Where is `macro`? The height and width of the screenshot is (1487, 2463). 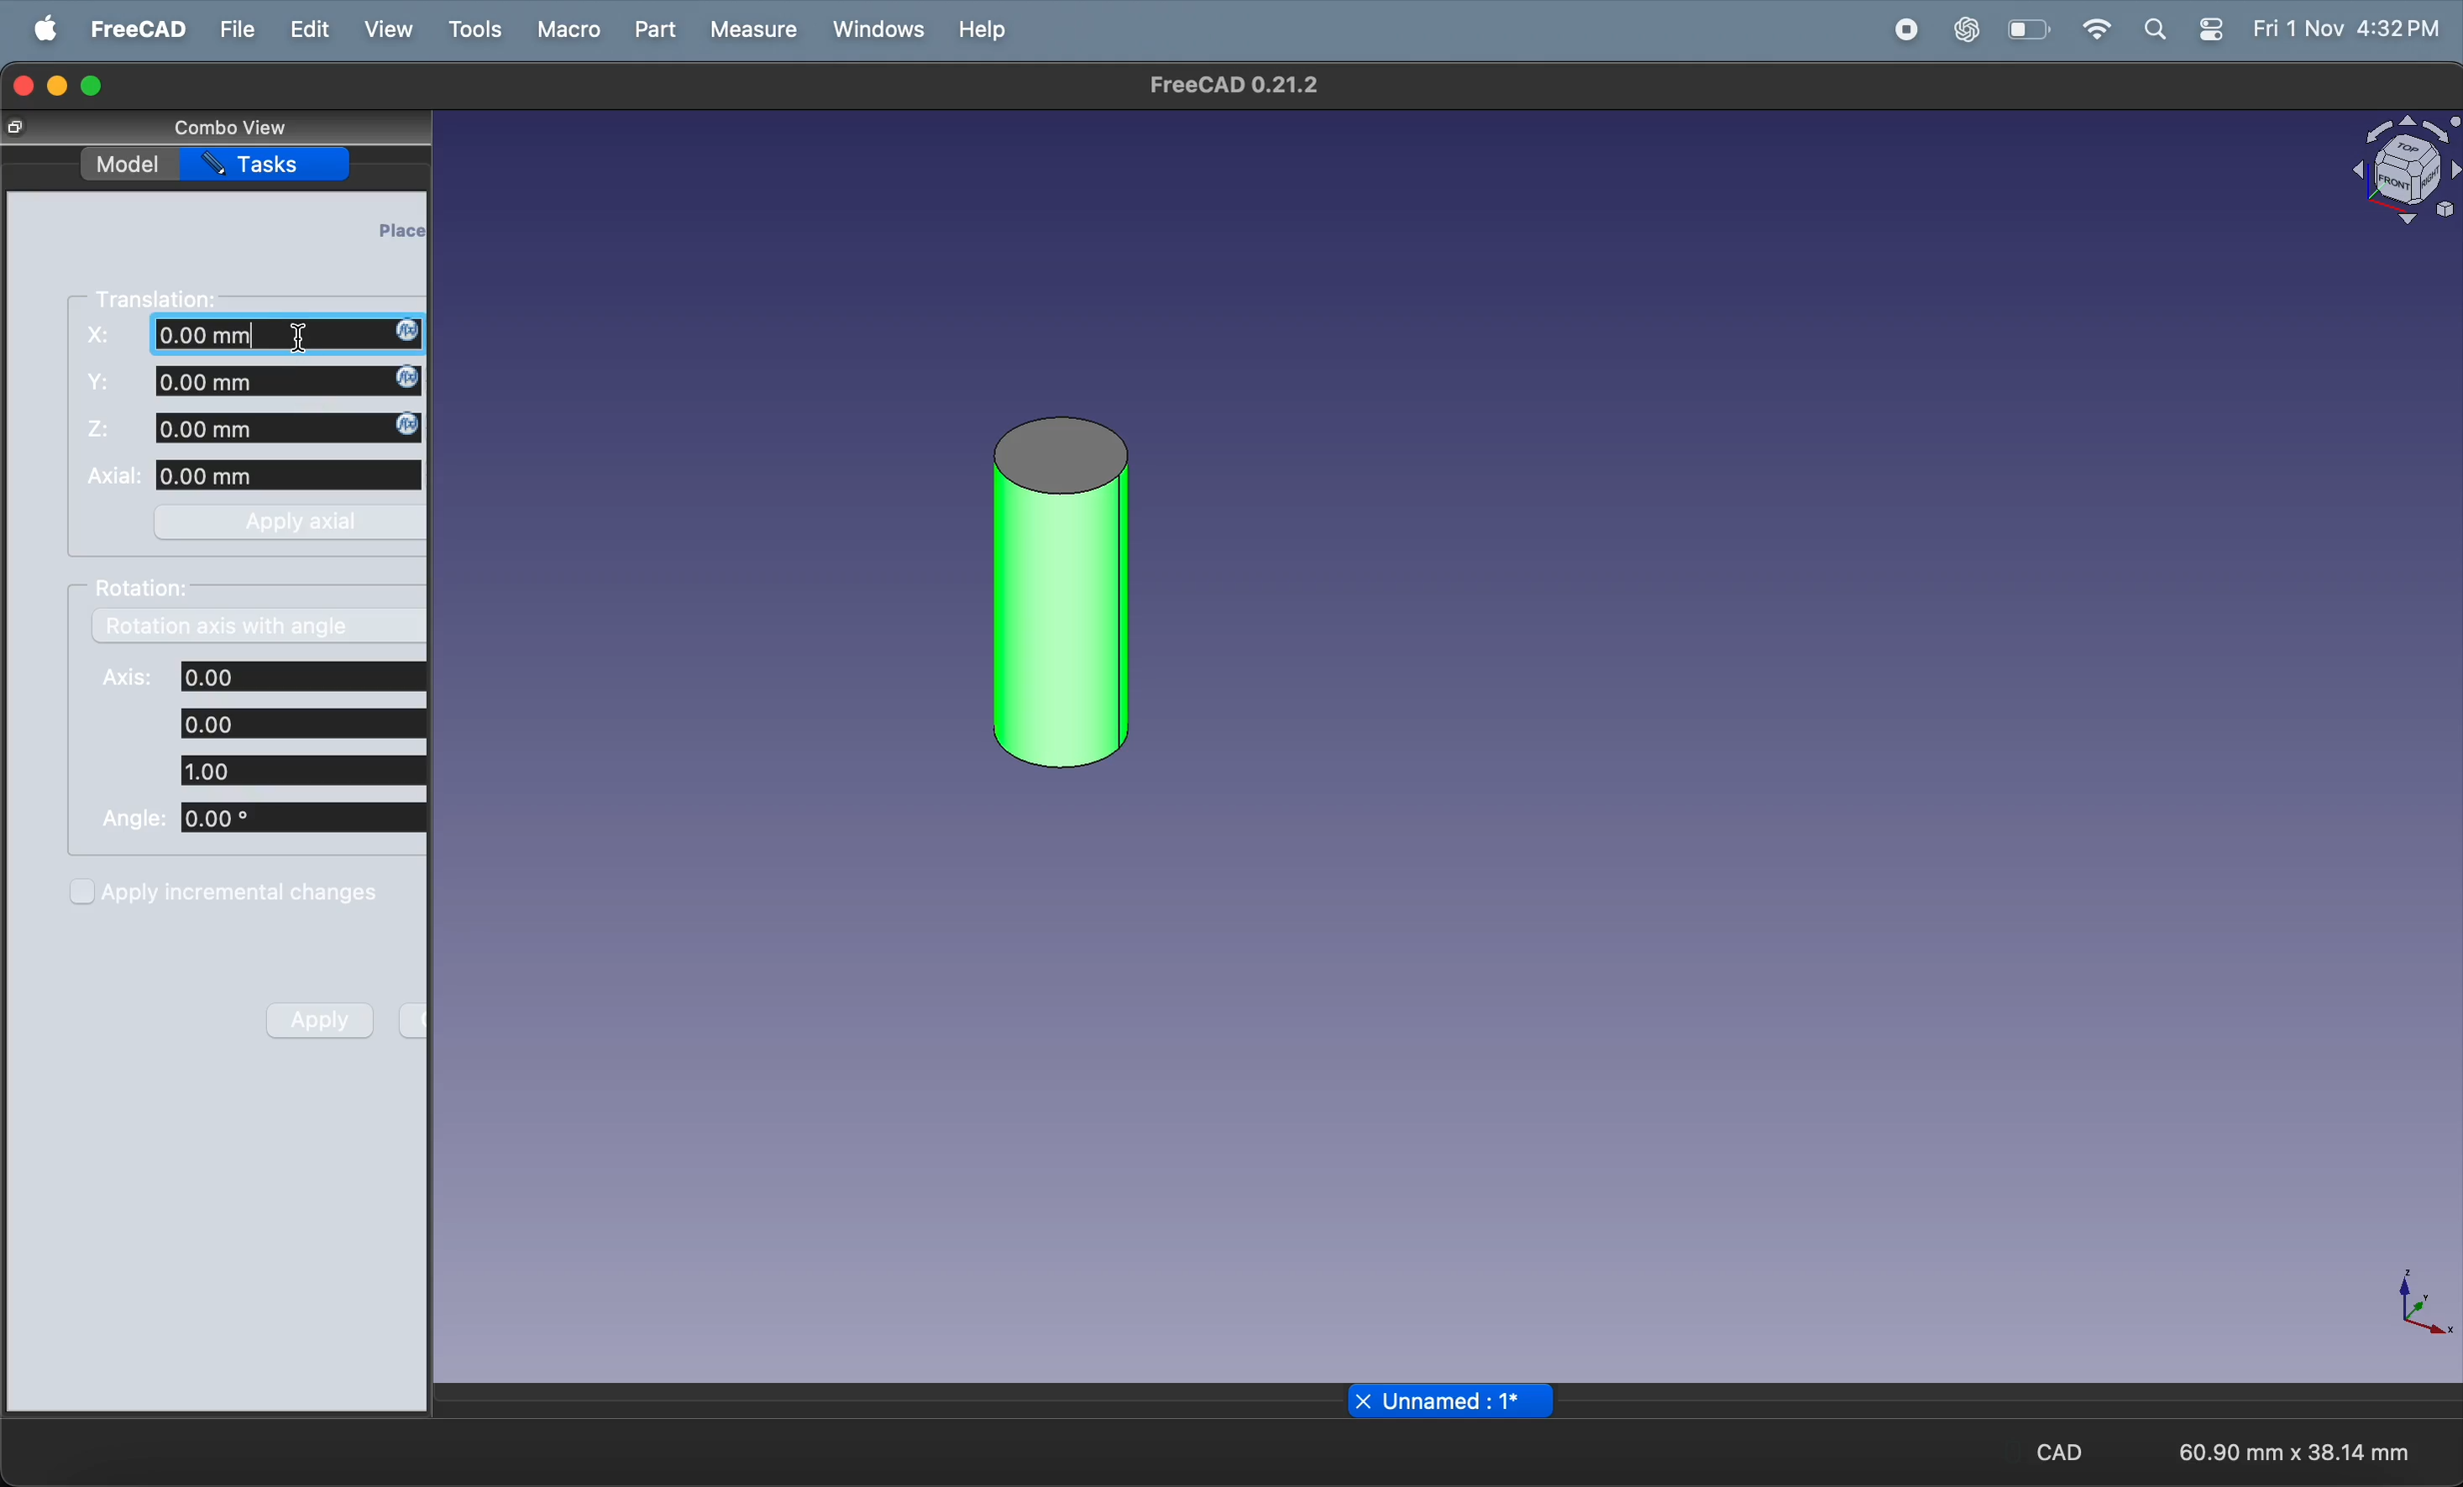
macro is located at coordinates (569, 31).